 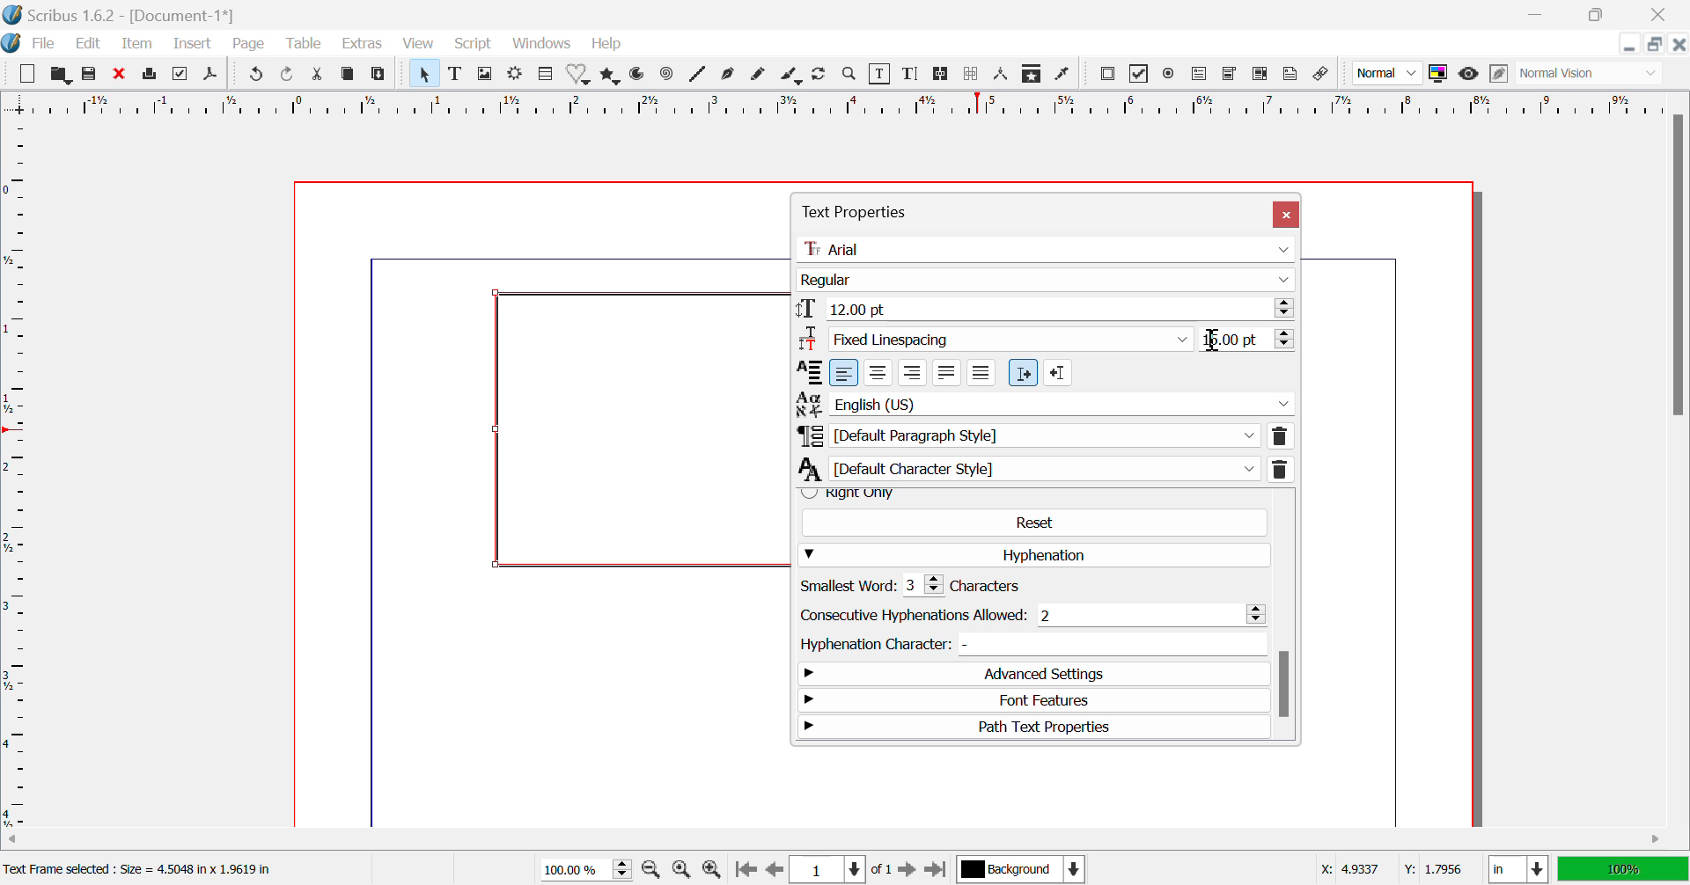 What do you see at coordinates (1432, 869) in the screenshot?
I see `Y: 1.7956` at bounding box center [1432, 869].